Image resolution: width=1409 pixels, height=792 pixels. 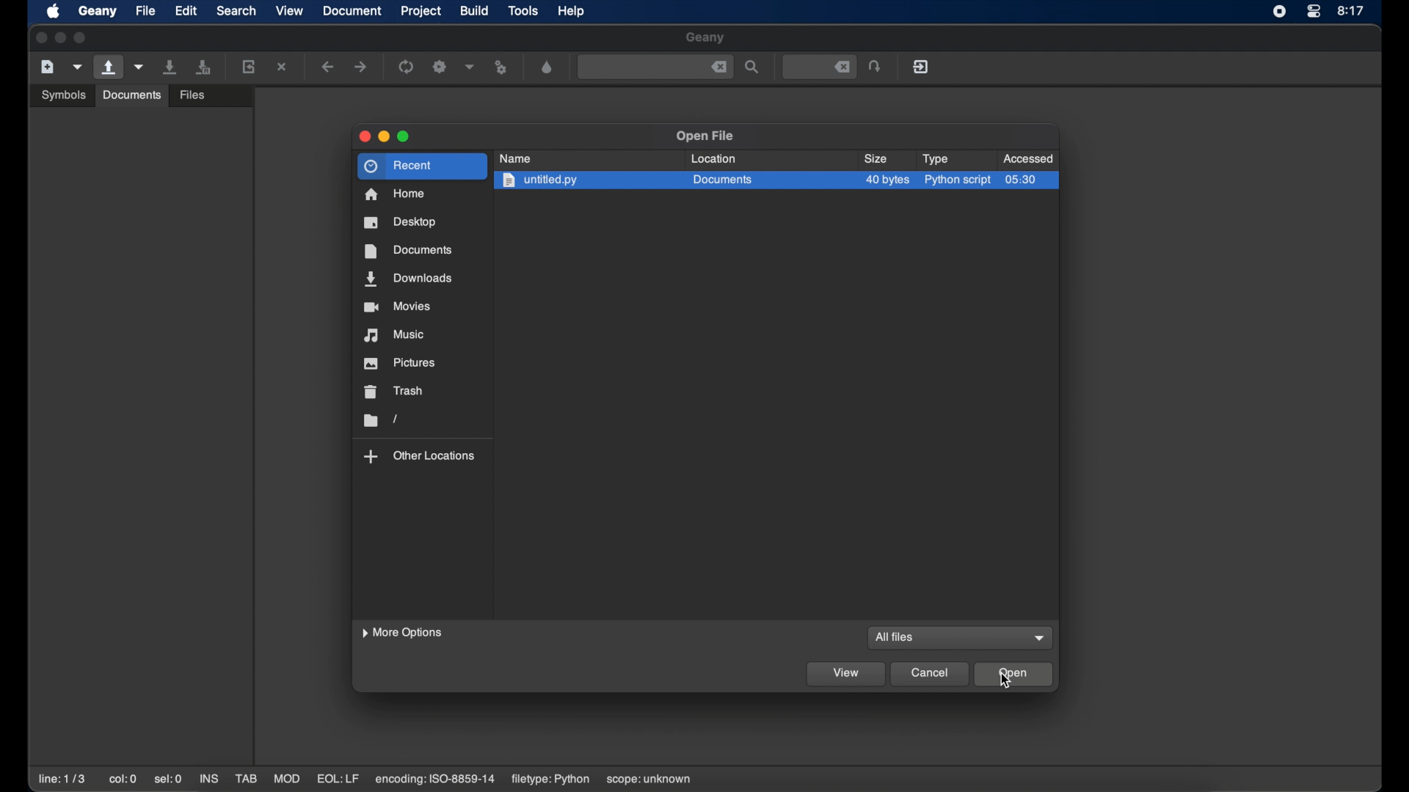 I want to click on desktop, so click(x=400, y=222).